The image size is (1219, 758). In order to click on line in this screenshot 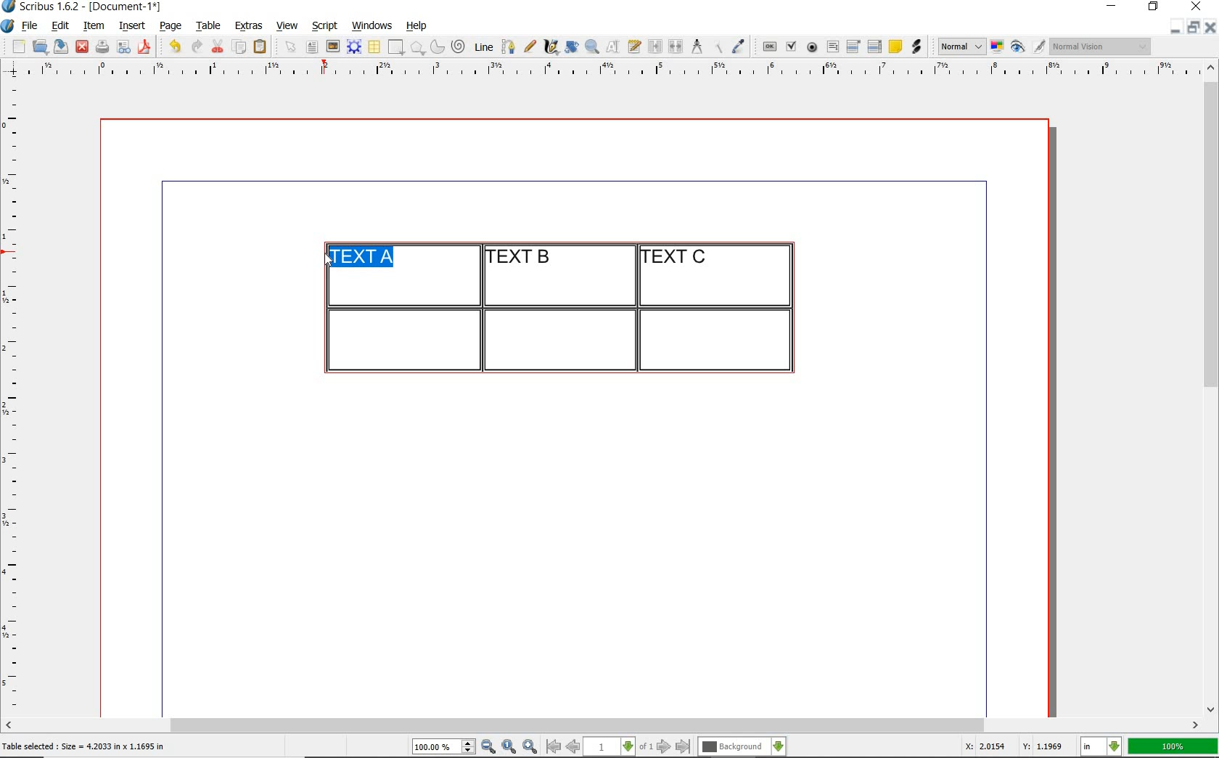, I will do `click(482, 46)`.